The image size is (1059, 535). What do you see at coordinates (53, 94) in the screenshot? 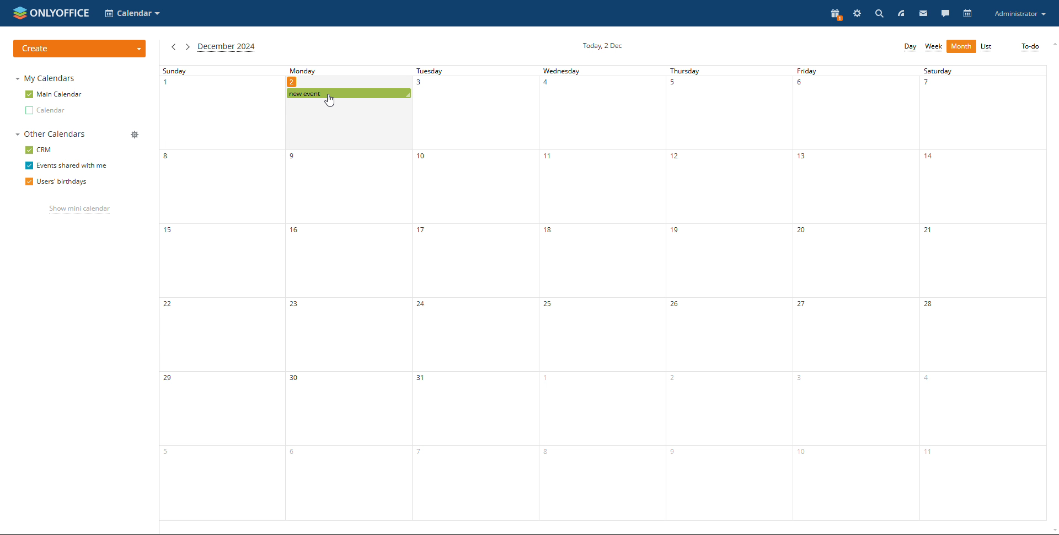
I see `main calendar` at bounding box center [53, 94].